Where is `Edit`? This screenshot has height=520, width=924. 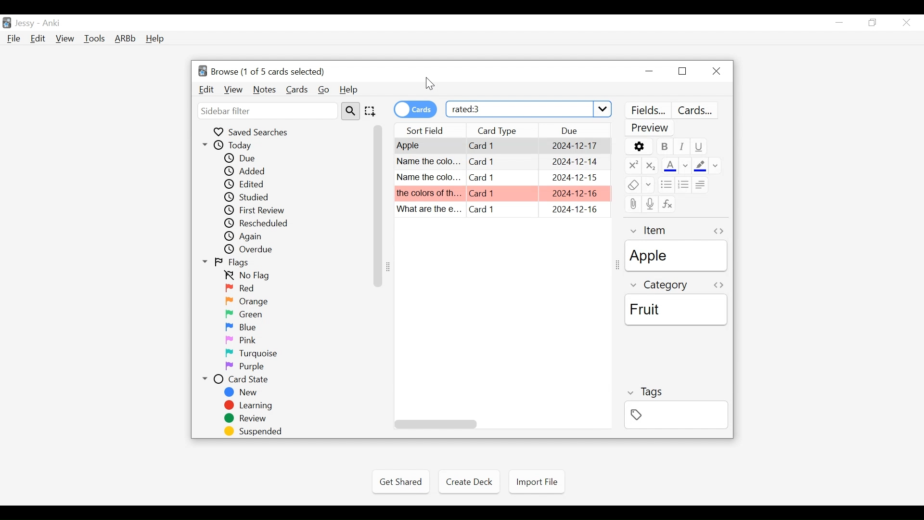
Edit is located at coordinates (38, 39).